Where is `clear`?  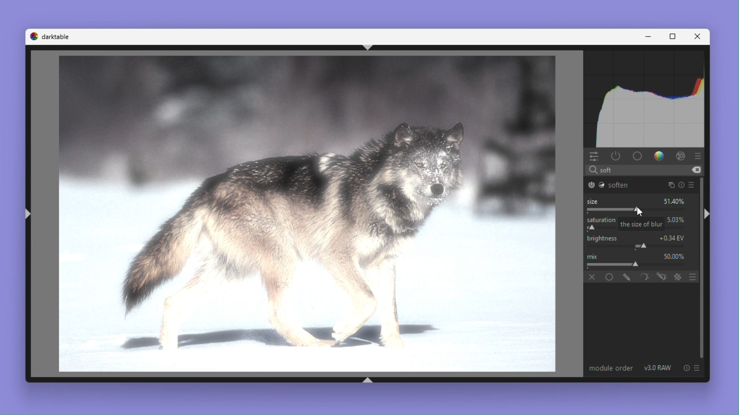 clear is located at coordinates (696, 170).